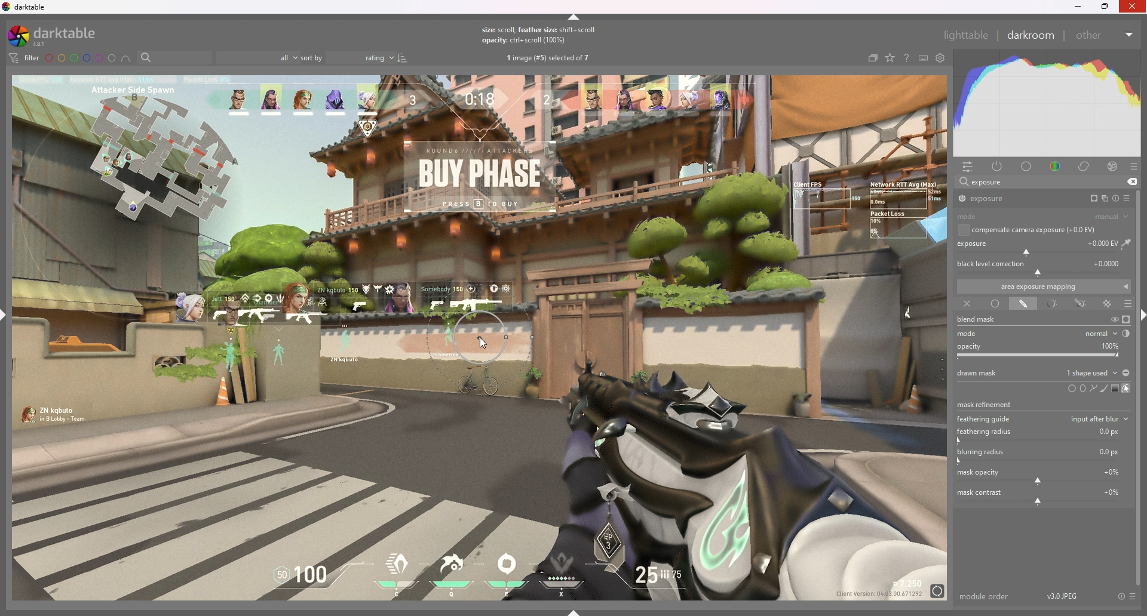 This screenshot has width=1147, height=616. Describe the element at coordinates (1071, 409) in the screenshot. I see `tooltip` at that location.